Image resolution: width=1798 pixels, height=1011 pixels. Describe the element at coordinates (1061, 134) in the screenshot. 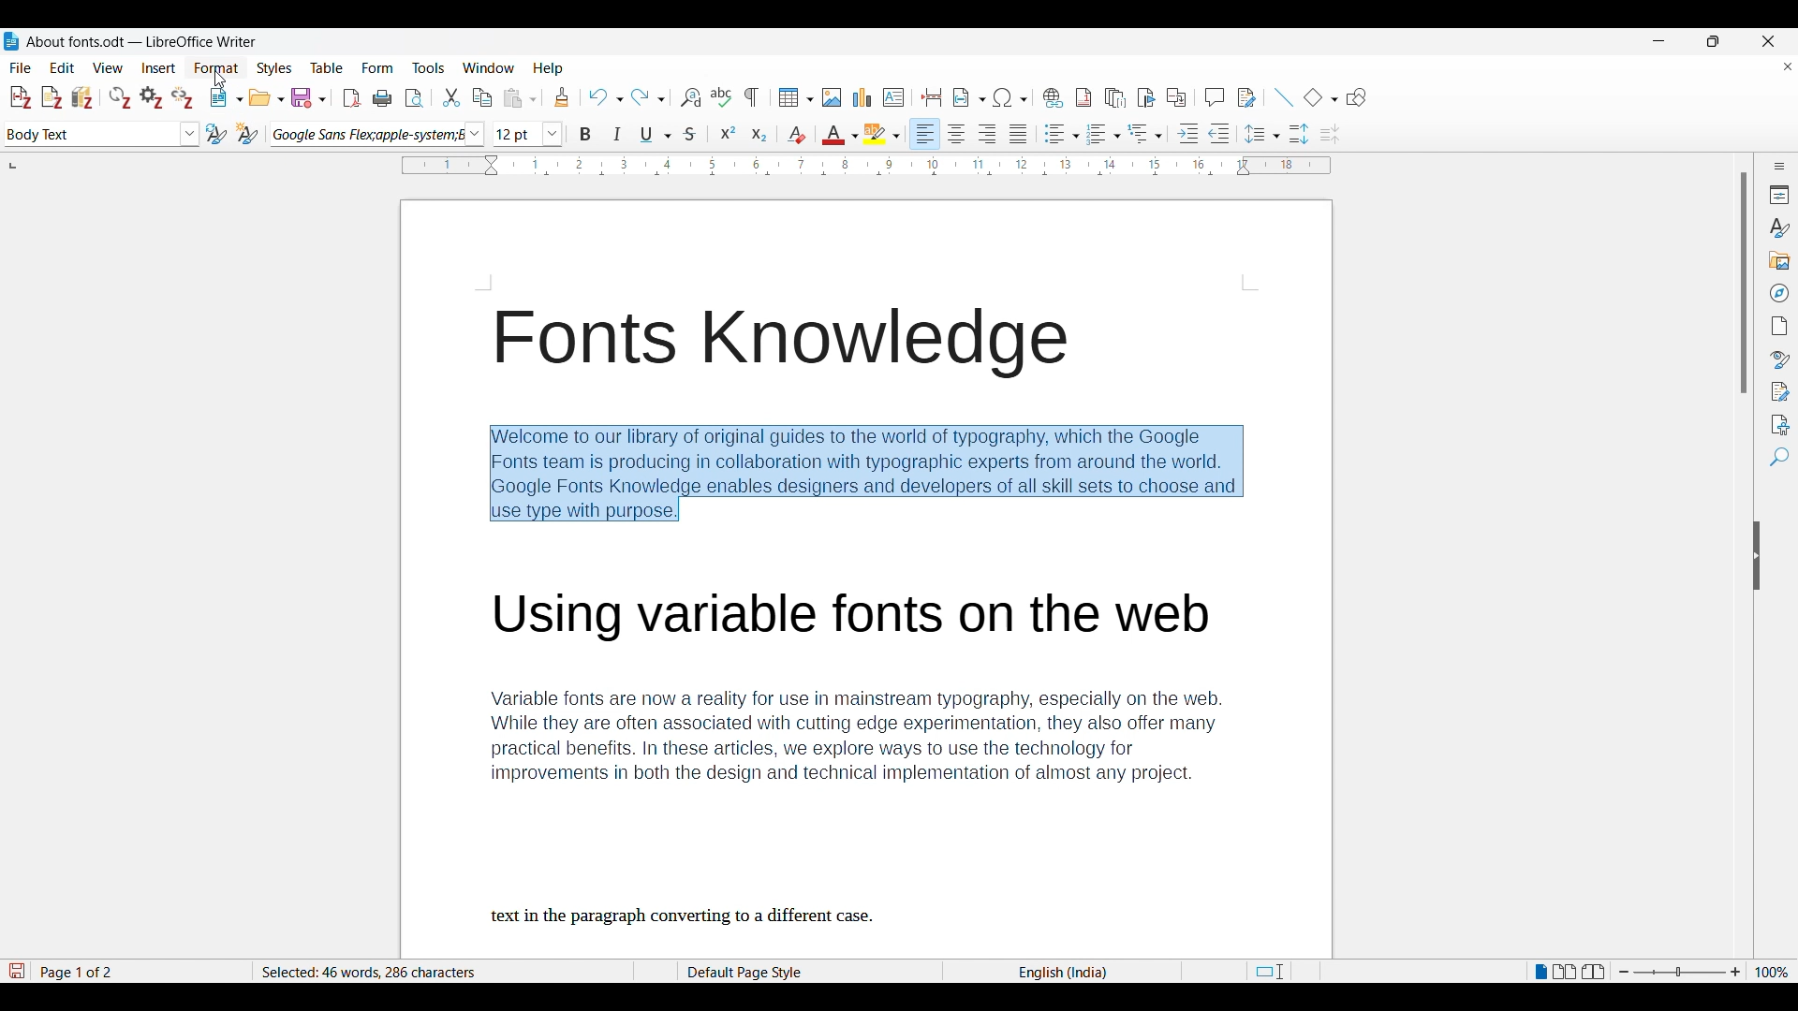

I see `Unordered list` at that location.